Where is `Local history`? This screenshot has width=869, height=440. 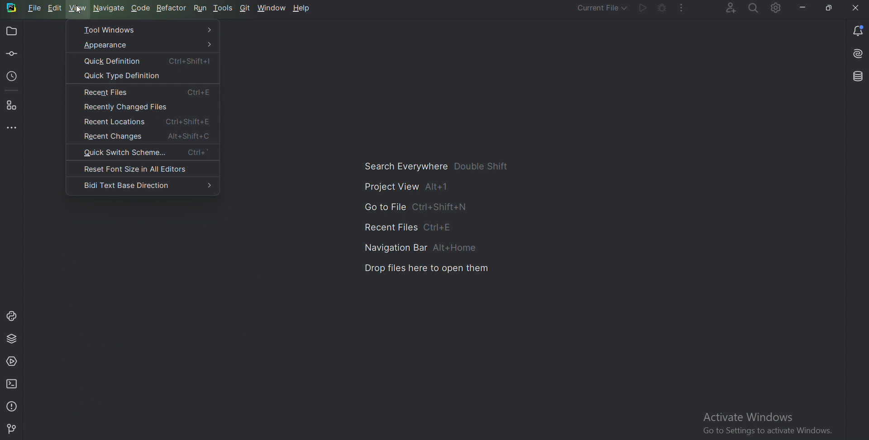 Local history is located at coordinates (13, 76).